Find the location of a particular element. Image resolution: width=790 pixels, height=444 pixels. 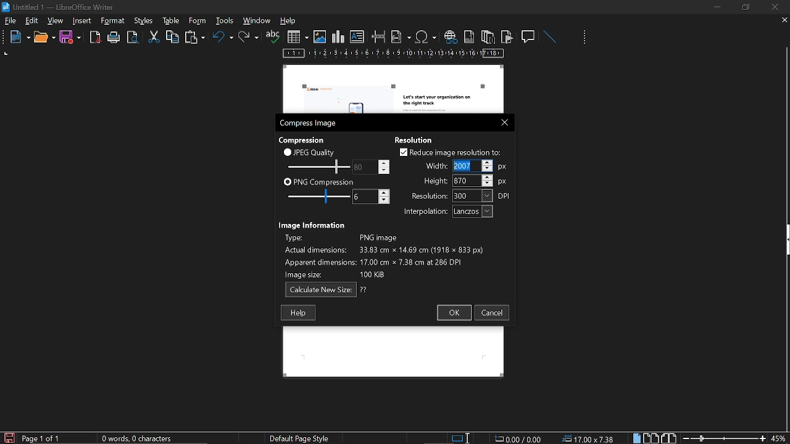

calculate new size is located at coordinates (326, 290).